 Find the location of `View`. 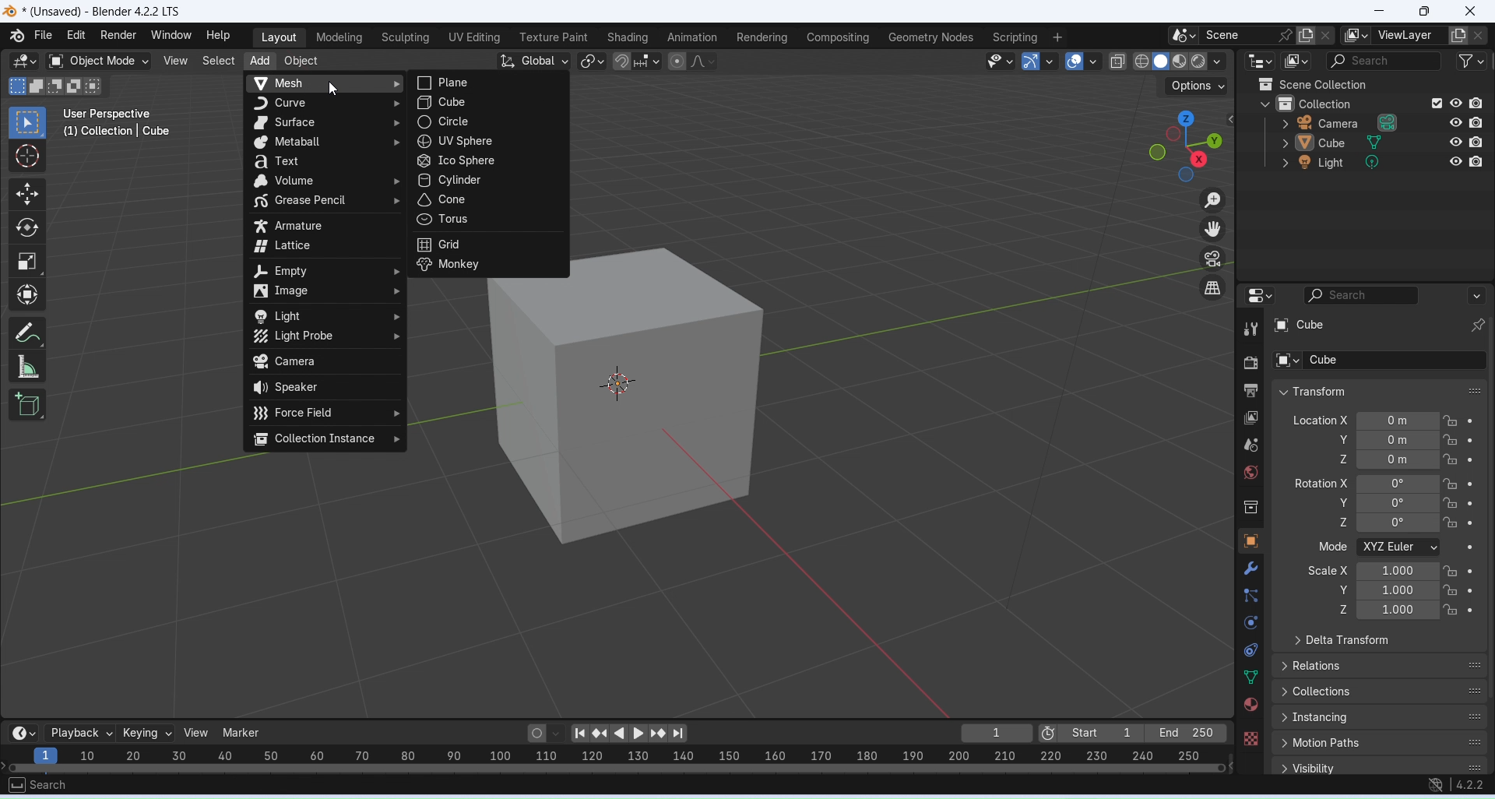

View is located at coordinates (196, 733).